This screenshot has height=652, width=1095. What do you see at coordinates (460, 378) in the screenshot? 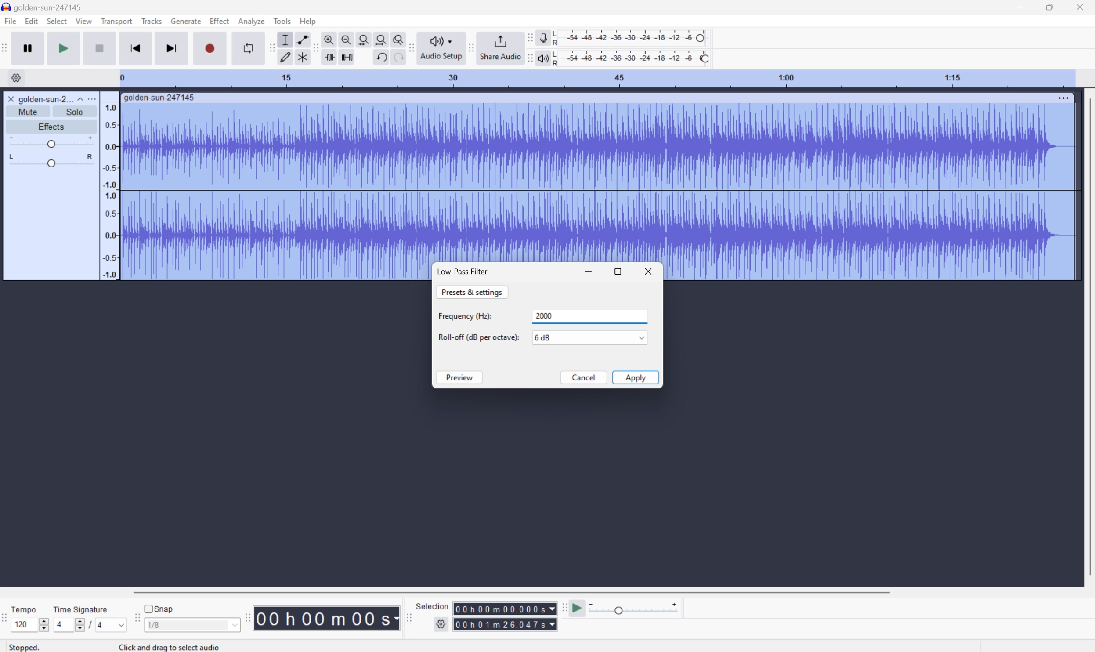
I see `Preview` at bounding box center [460, 378].